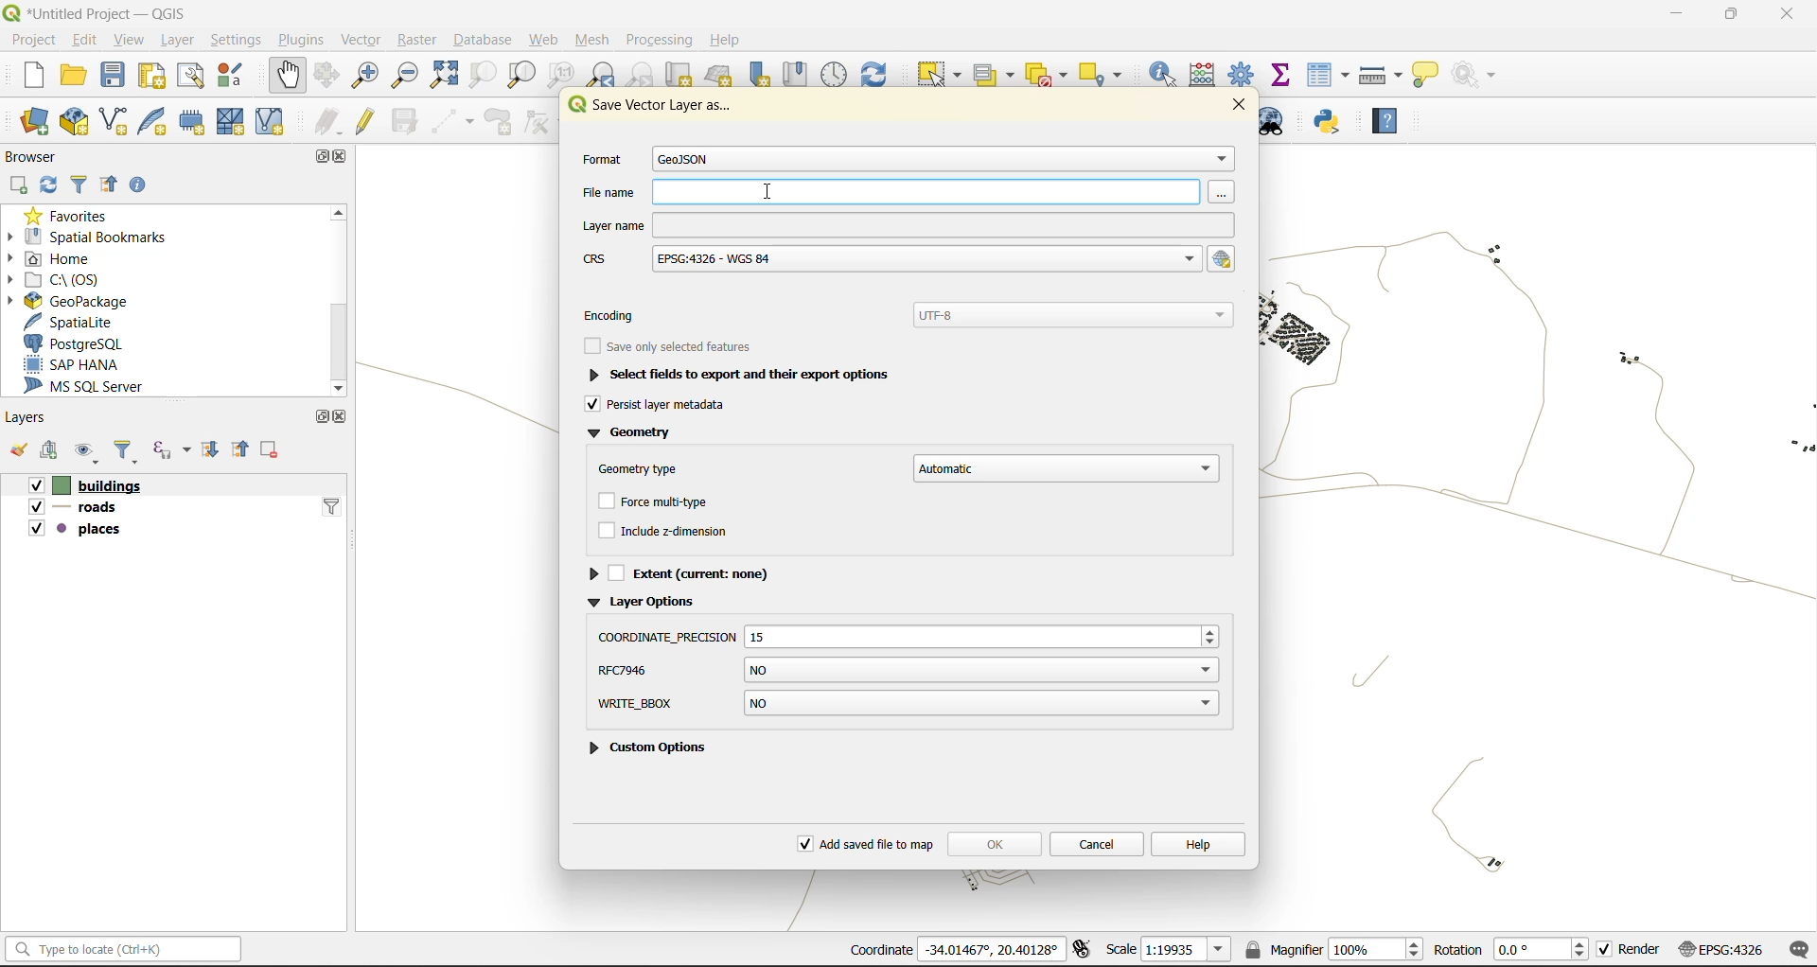 Image resolution: width=1817 pixels, height=967 pixels. What do you see at coordinates (129, 42) in the screenshot?
I see `view` at bounding box center [129, 42].